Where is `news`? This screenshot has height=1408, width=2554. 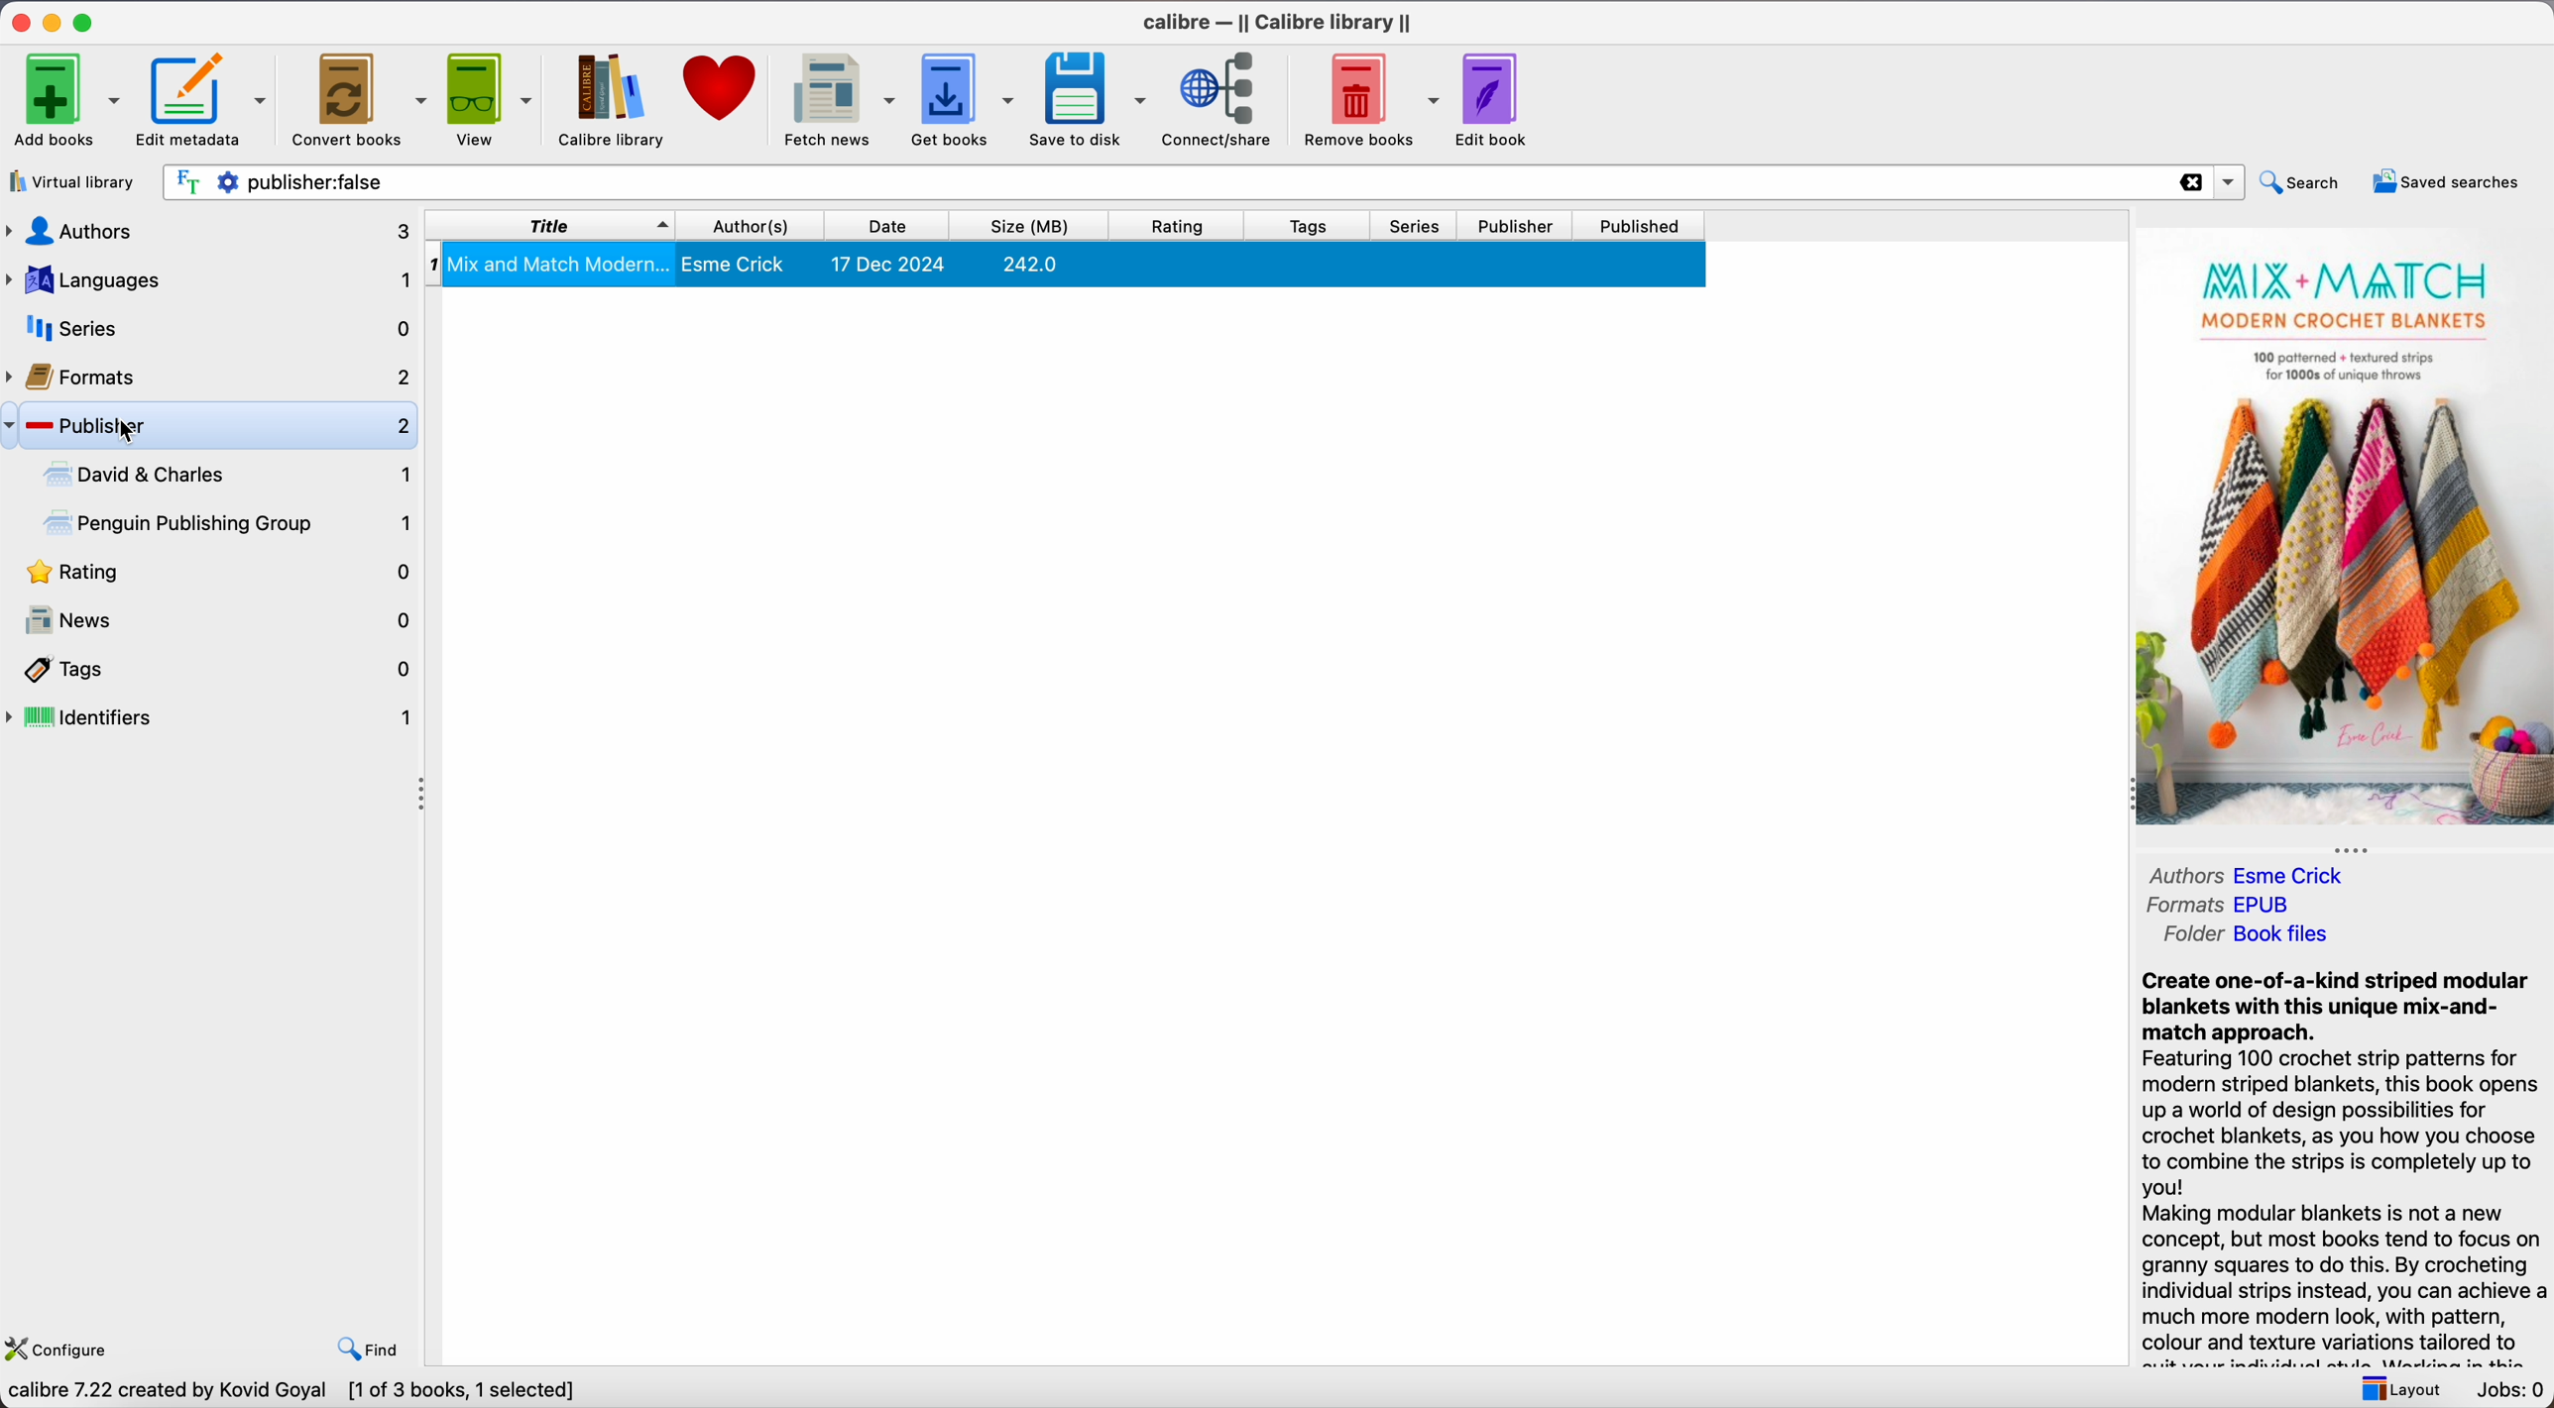 news is located at coordinates (211, 621).